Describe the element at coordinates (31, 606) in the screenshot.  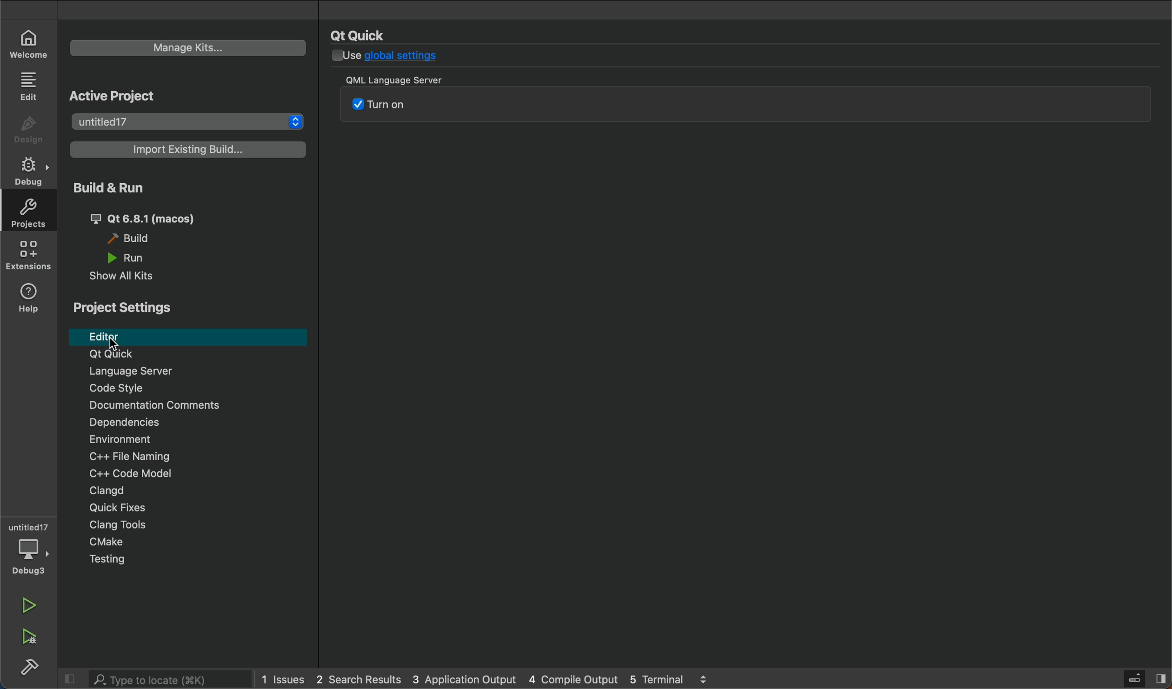
I see `run` at that location.